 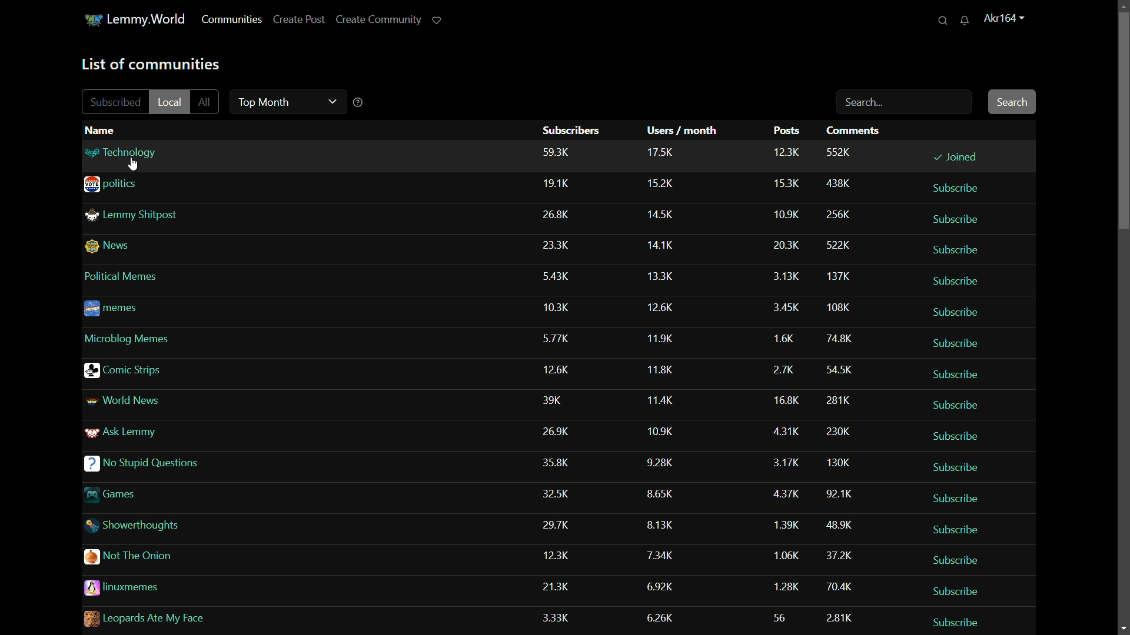 I want to click on communities name, so click(x=129, y=273).